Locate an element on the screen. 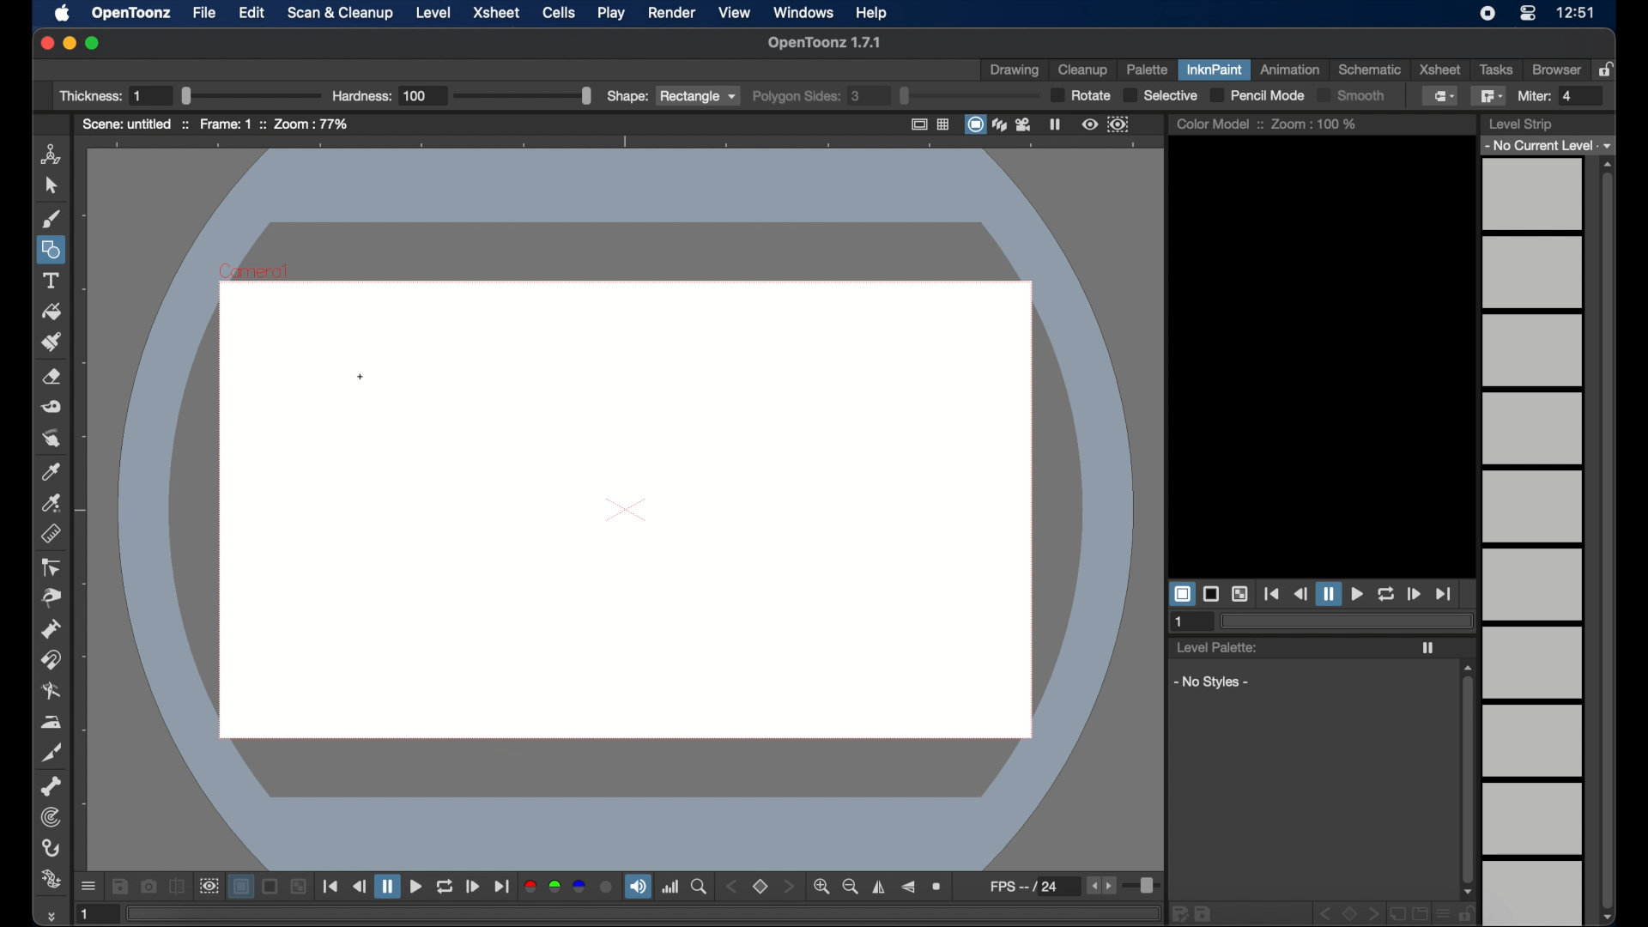 This screenshot has width=1648, height=927. camera stand view is located at coordinates (974, 124).